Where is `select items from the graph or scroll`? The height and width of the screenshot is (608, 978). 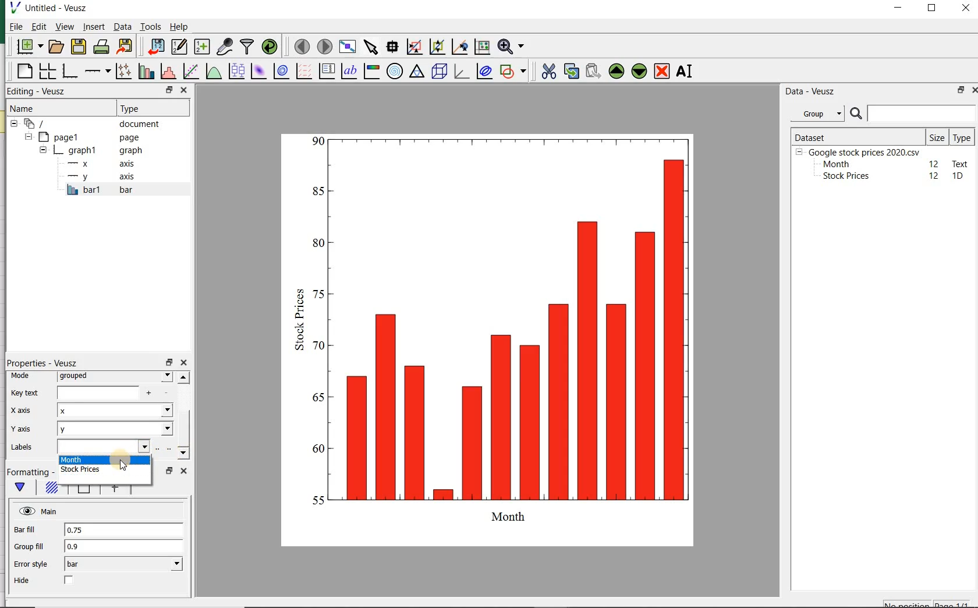
select items from the graph or scroll is located at coordinates (370, 47).